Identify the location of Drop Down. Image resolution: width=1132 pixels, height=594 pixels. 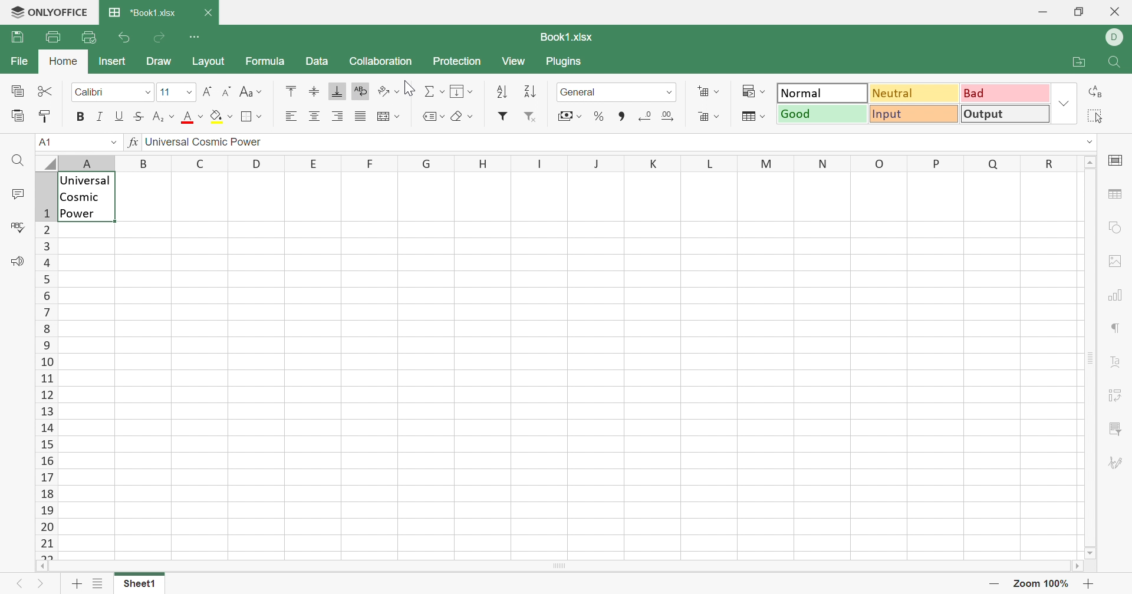
(146, 92).